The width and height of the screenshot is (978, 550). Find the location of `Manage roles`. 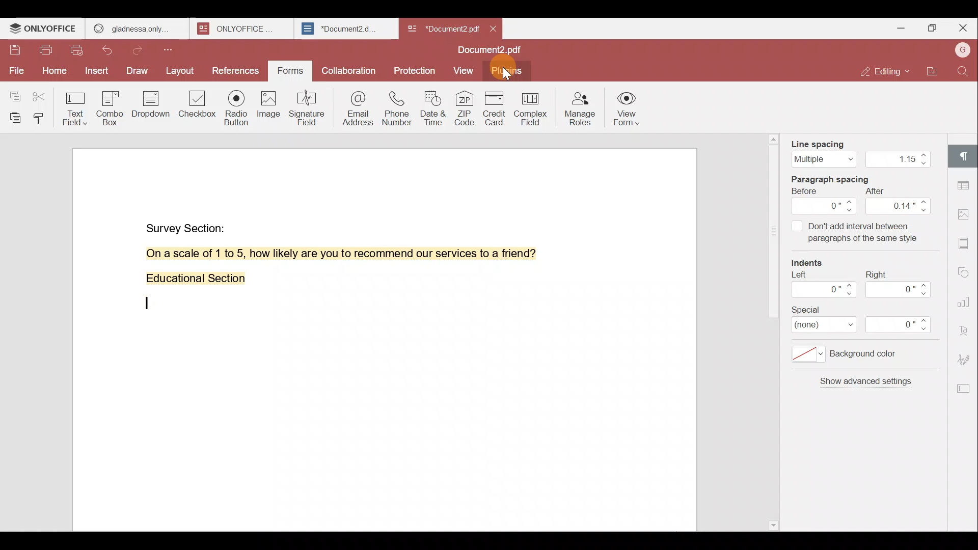

Manage roles is located at coordinates (579, 108).